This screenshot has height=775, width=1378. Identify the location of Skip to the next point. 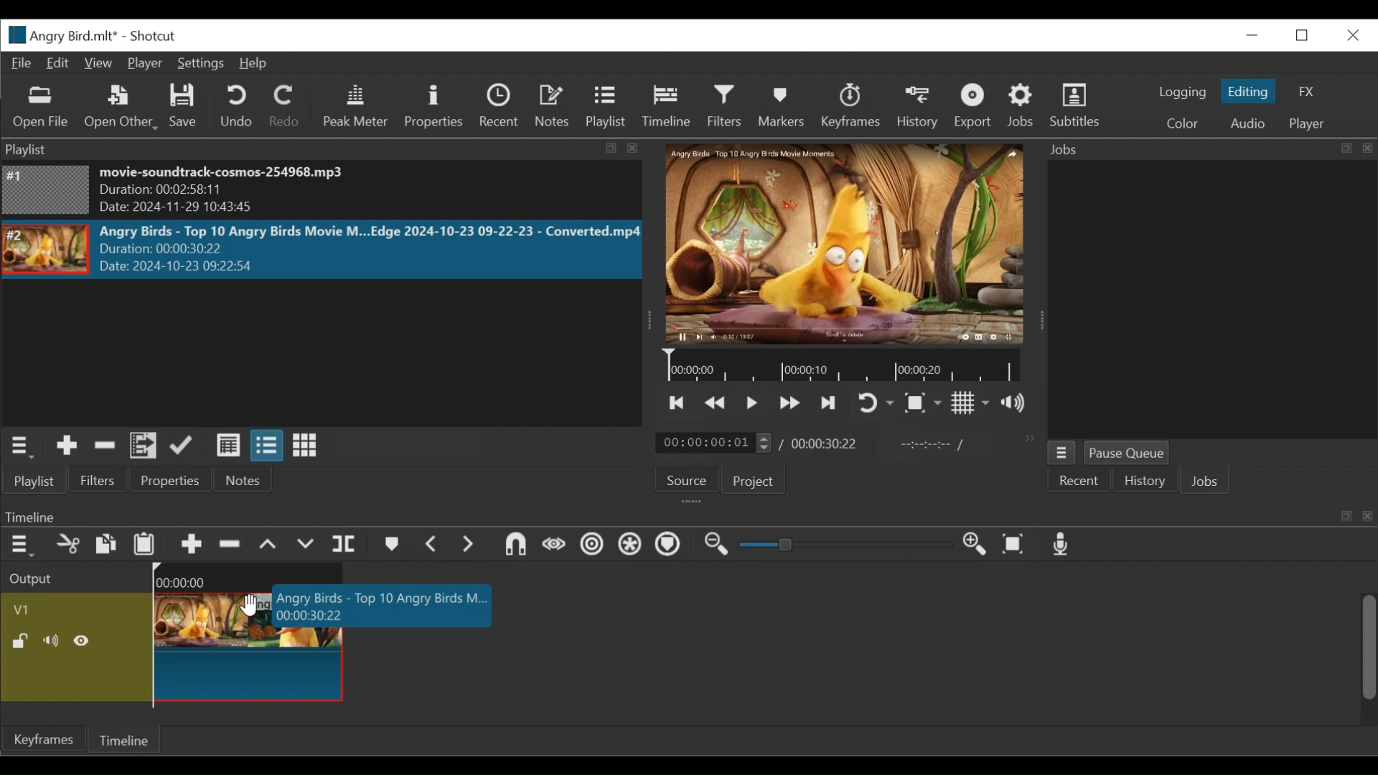
(678, 403).